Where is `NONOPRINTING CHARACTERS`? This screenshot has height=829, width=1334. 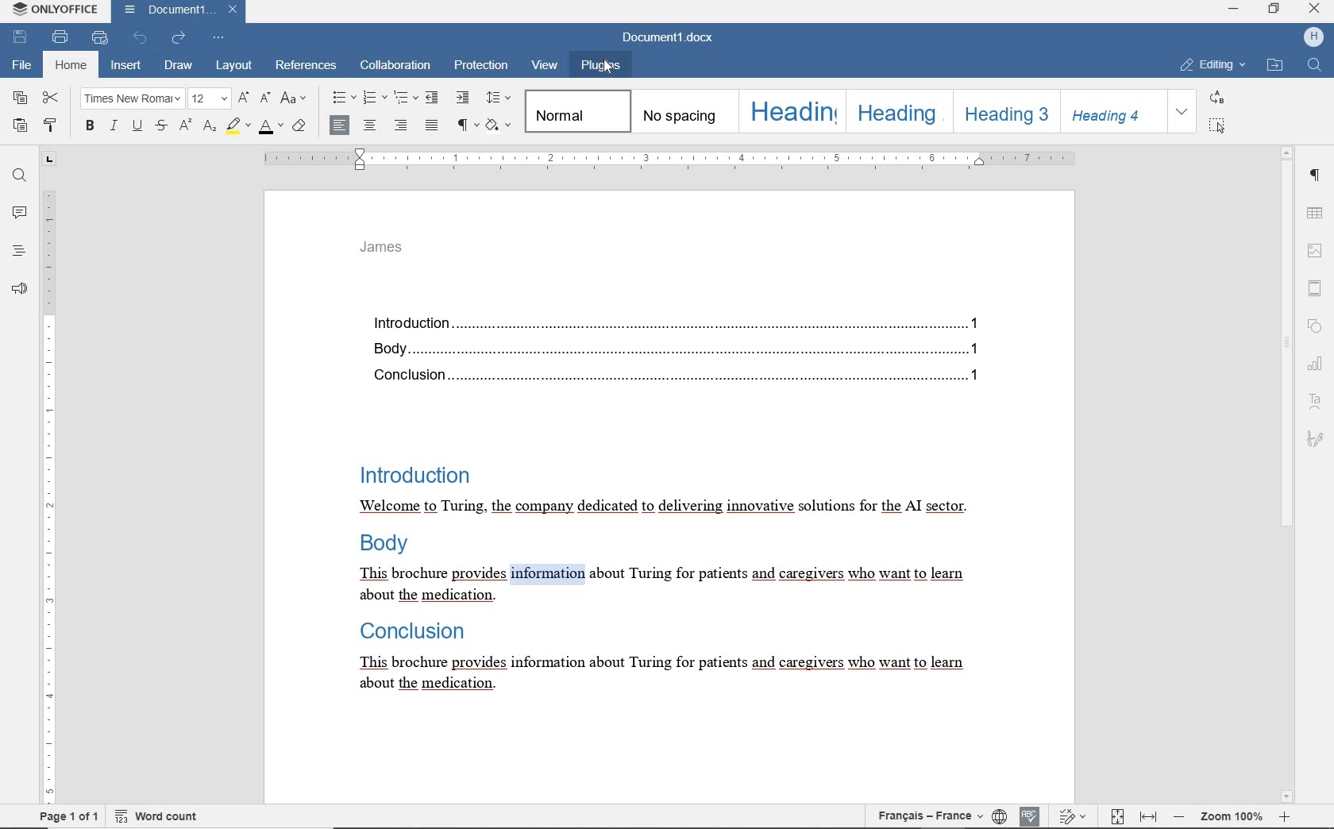 NONOPRINTING CHARACTERS is located at coordinates (468, 126).